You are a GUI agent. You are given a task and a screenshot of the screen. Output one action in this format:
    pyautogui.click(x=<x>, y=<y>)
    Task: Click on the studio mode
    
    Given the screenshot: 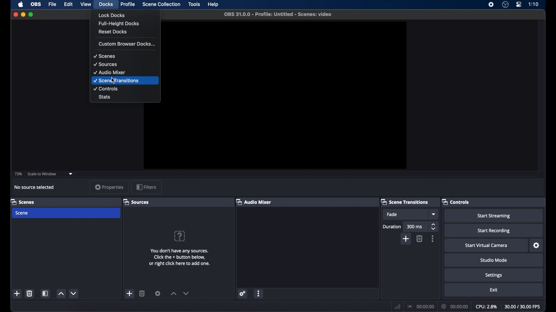 What is the action you would take?
    pyautogui.click(x=494, y=260)
    